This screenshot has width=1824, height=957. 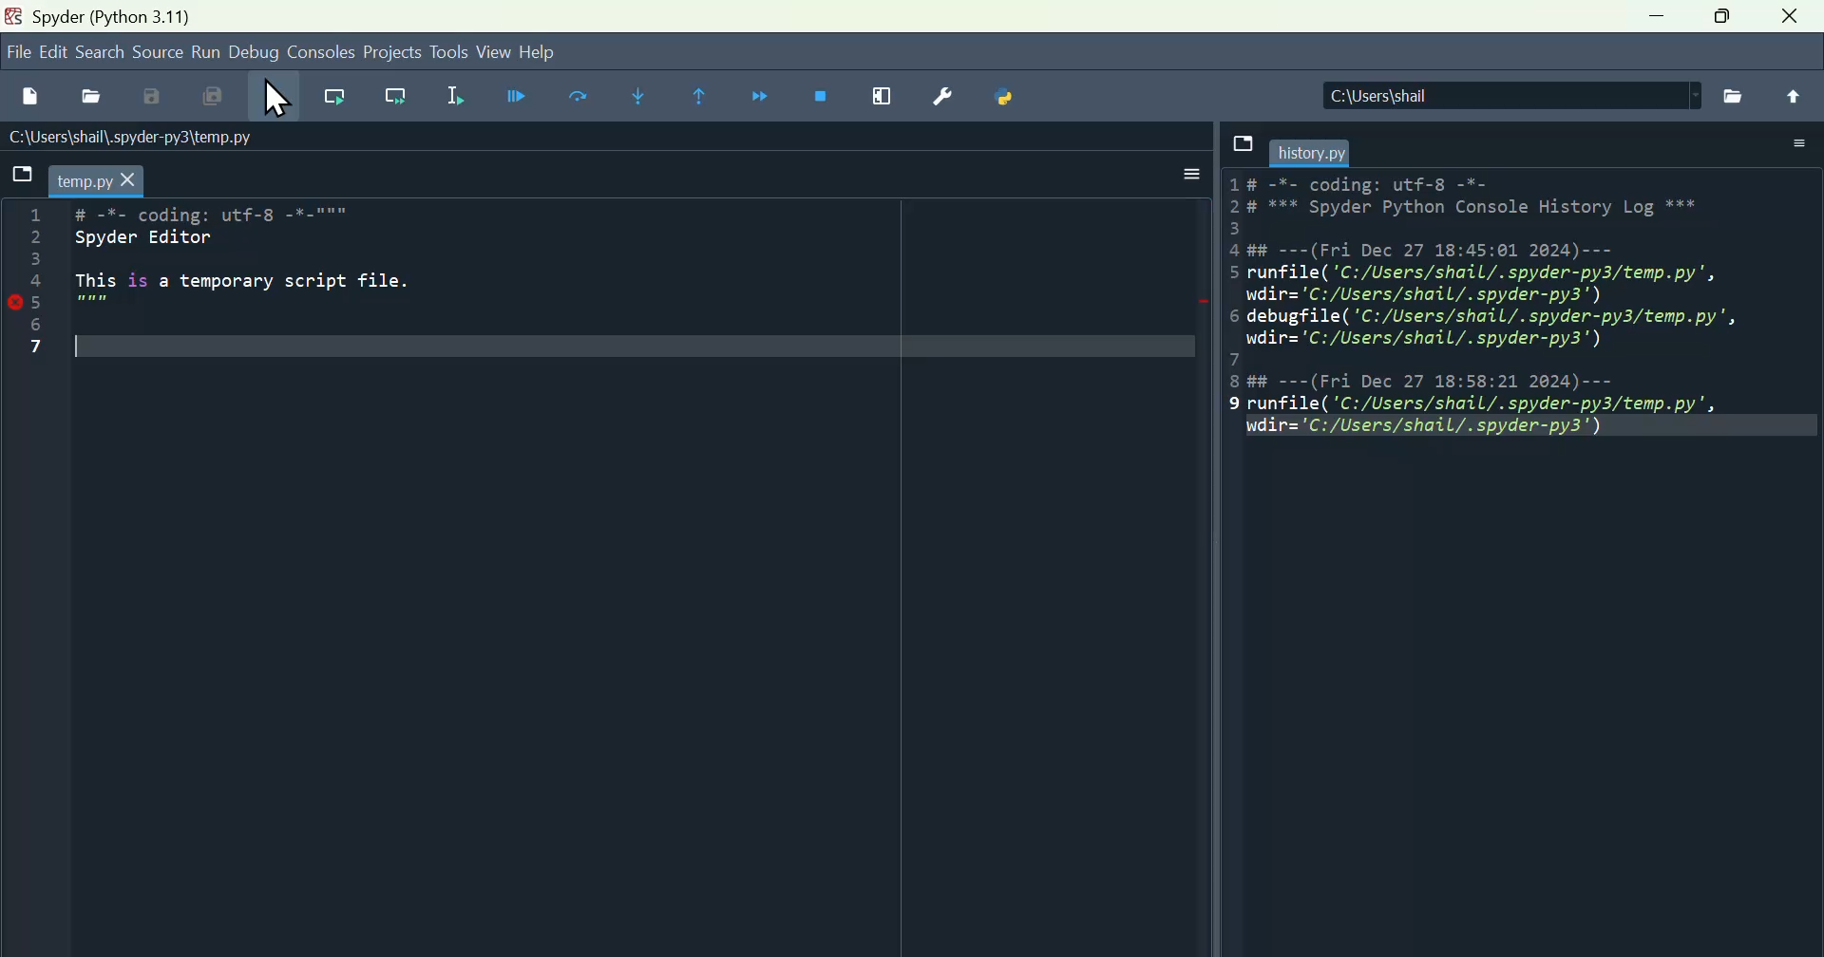 I want to click on run current cell, so click(x=575, y=95).